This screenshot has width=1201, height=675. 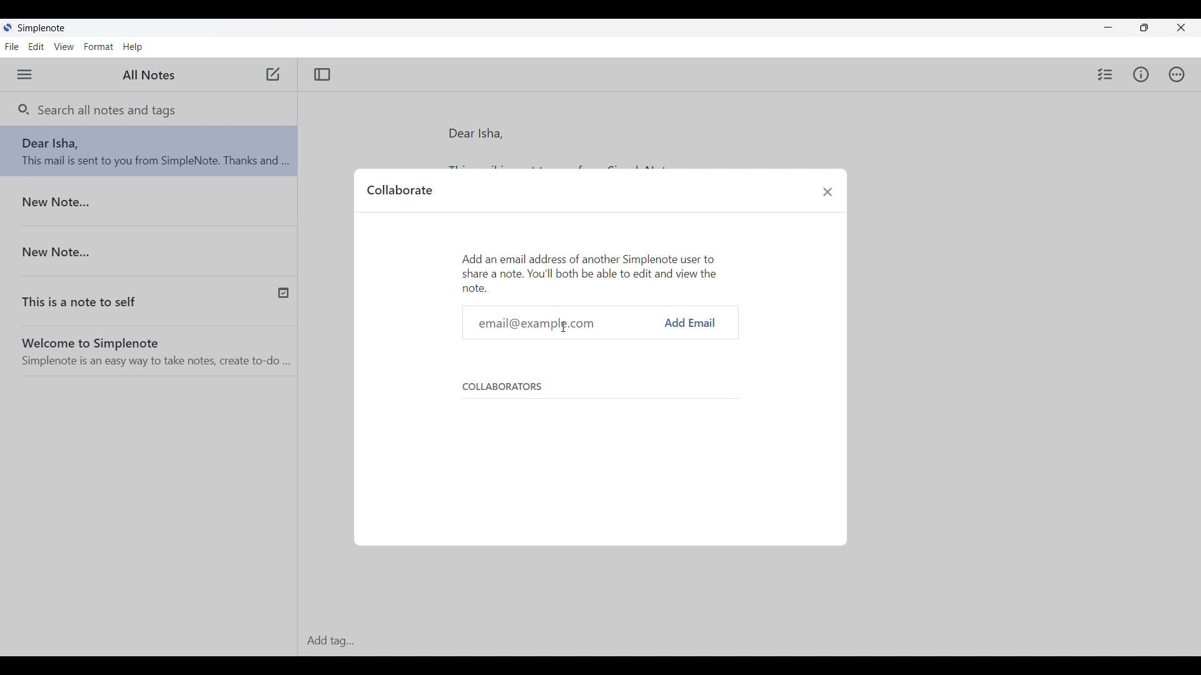 What do you see at coordinates (272, 74) in the screenshot?
I see `Click to add new note` at bounding box center [272, 74].